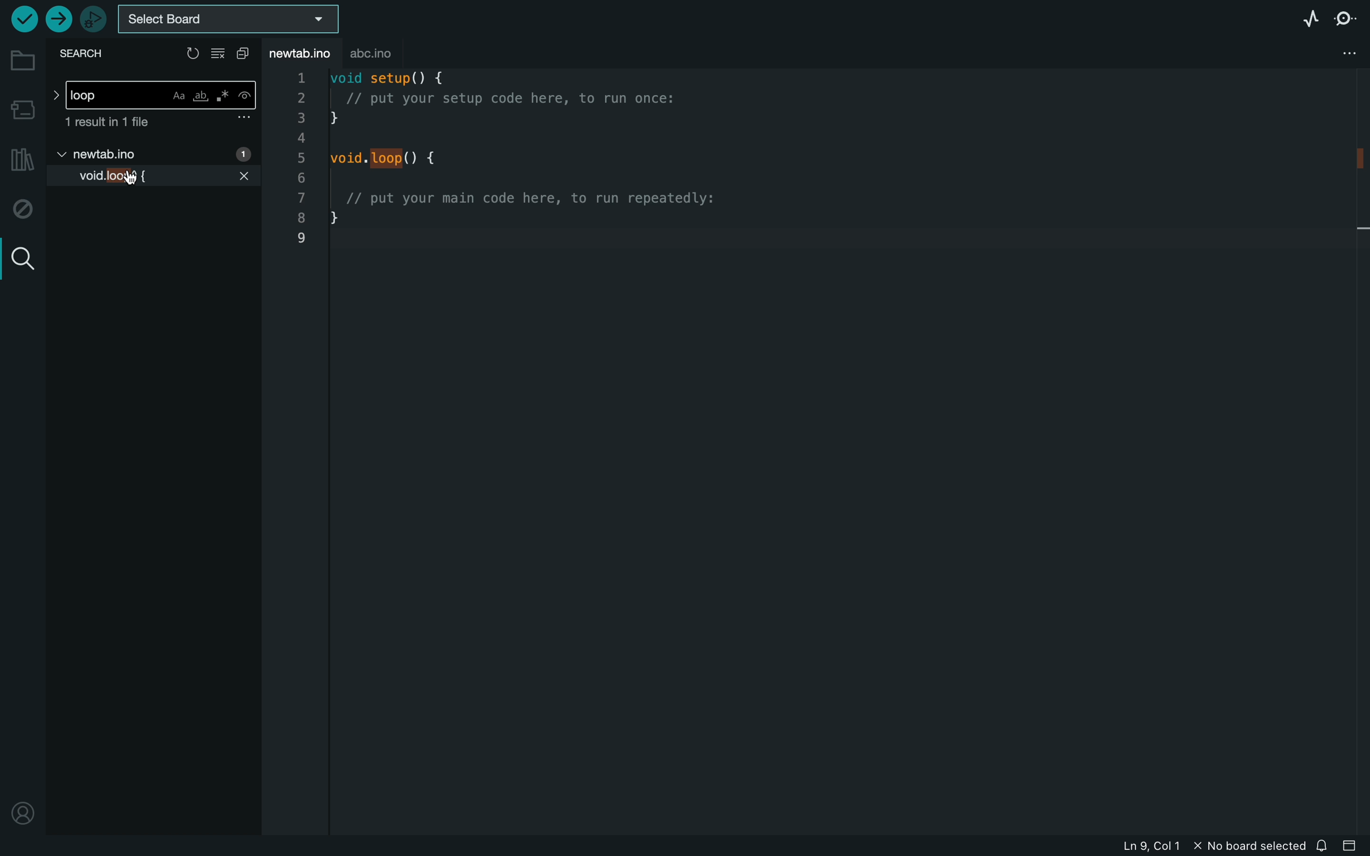  What do you see at coordinates (58, 20) in the screenshot?
I see `upload` at bounding box center [58, 20].